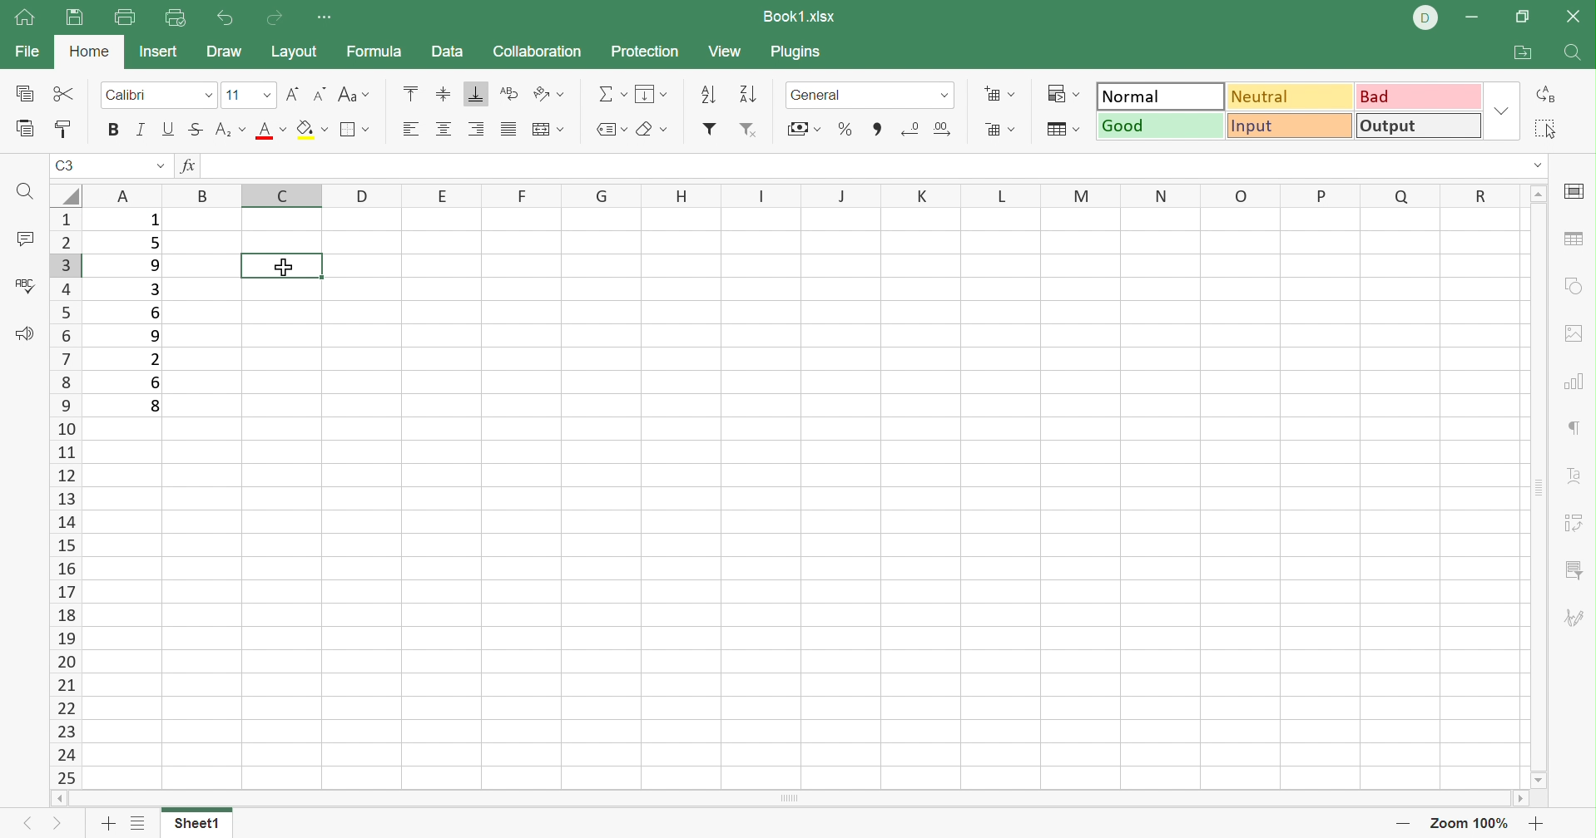  Describe the element at coordinates (1577, 617) in the screenshot. I see `Signature settings` at that location.